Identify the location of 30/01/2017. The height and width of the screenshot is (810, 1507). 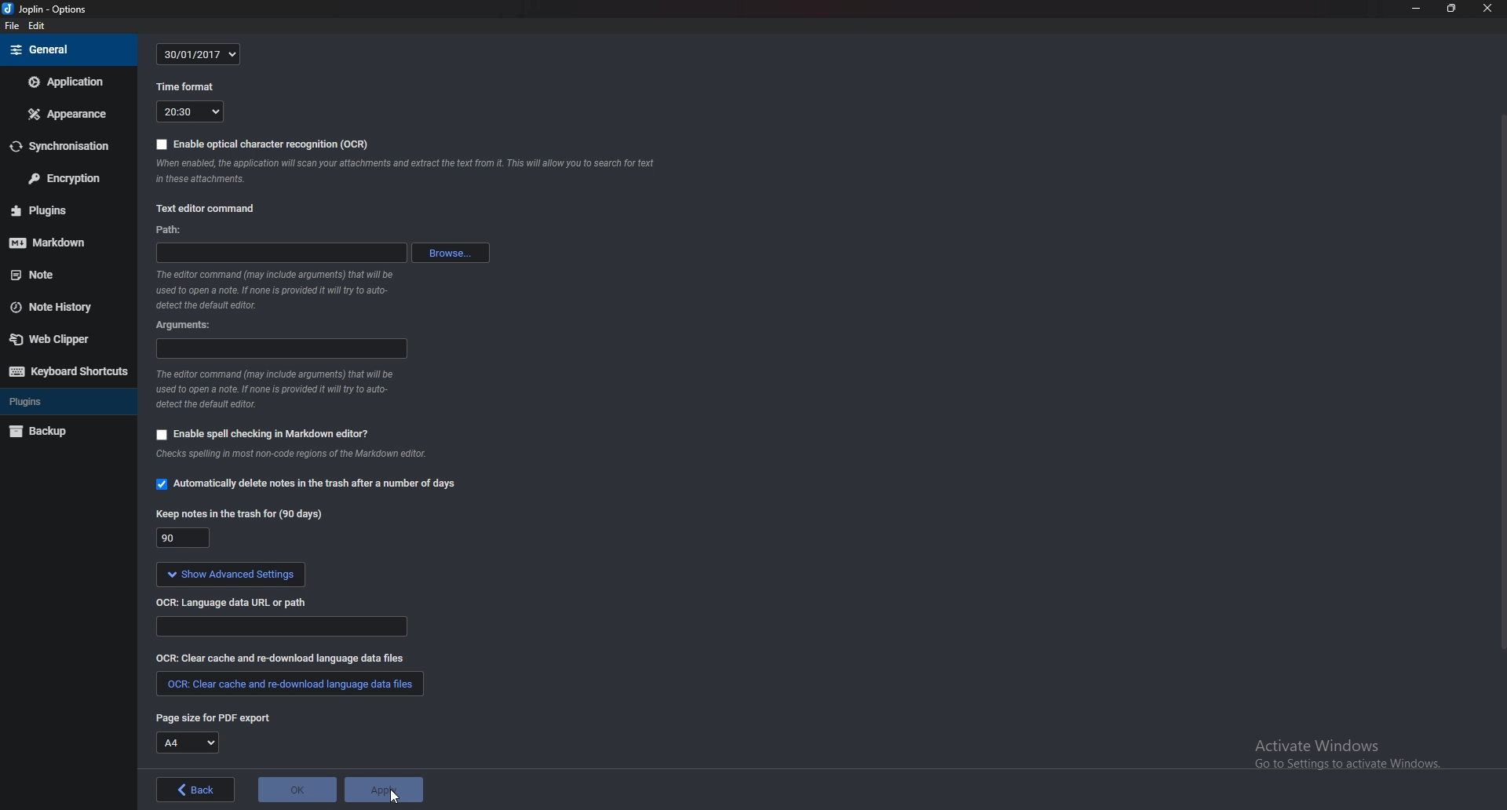
(200, 54).